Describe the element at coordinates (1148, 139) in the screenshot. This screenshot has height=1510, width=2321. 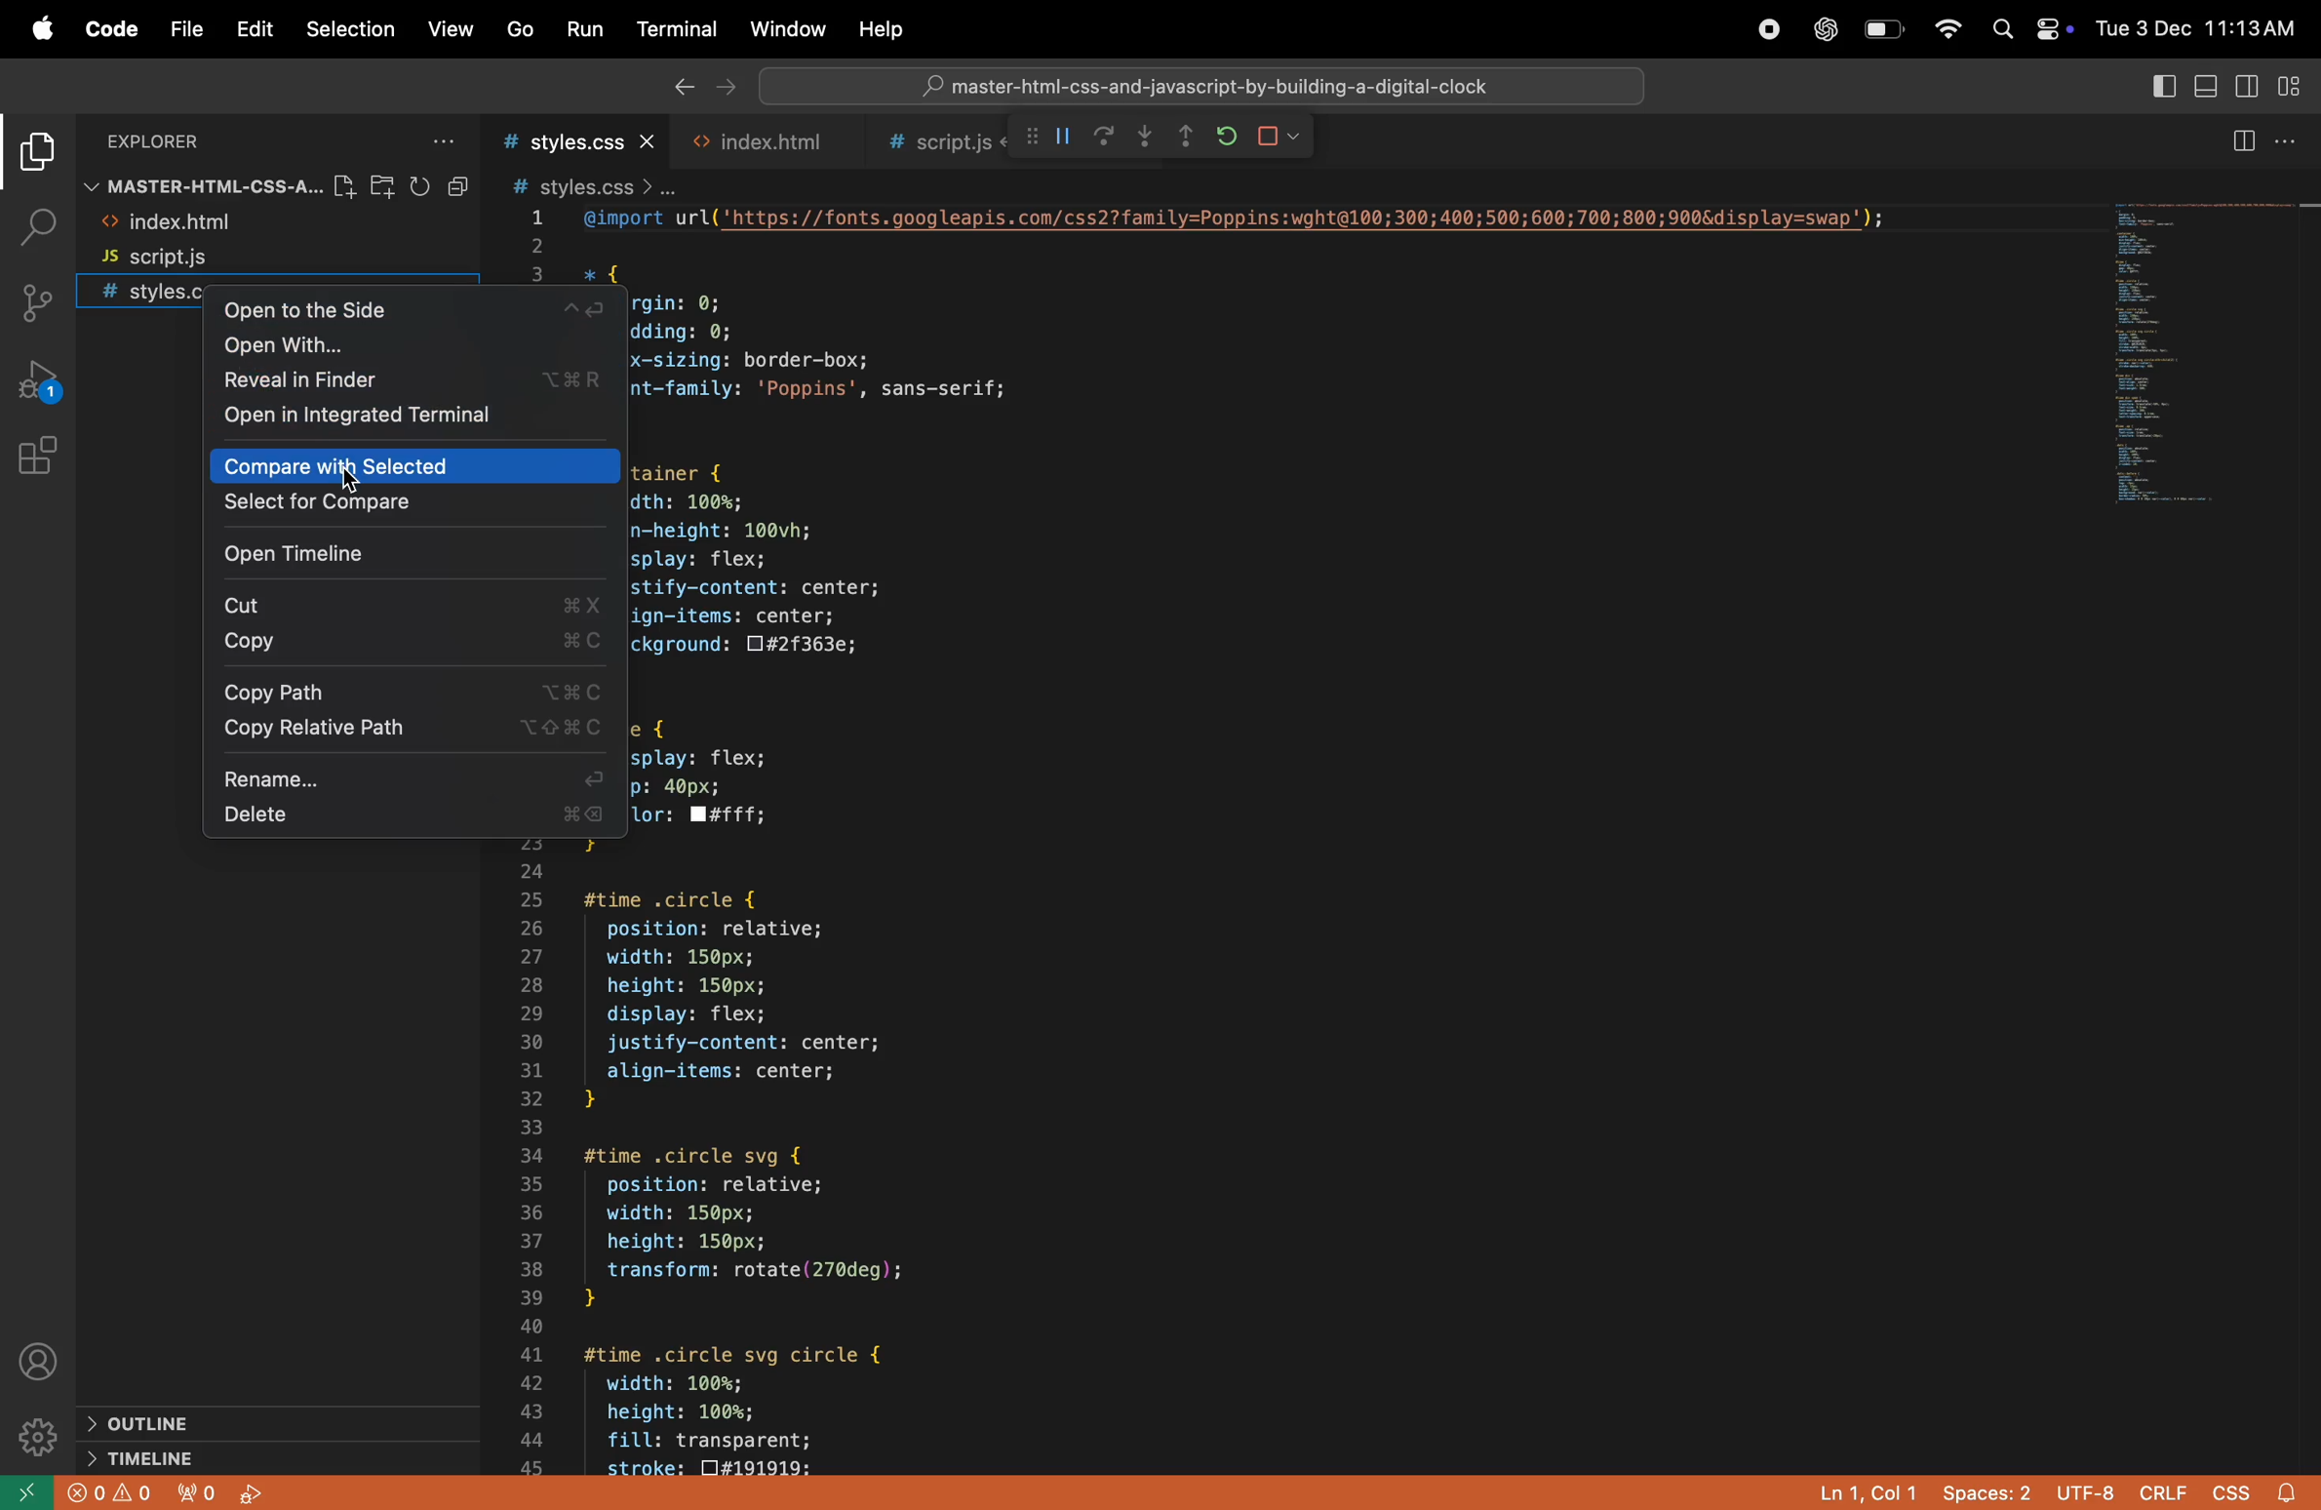
I see `step out` at that location.